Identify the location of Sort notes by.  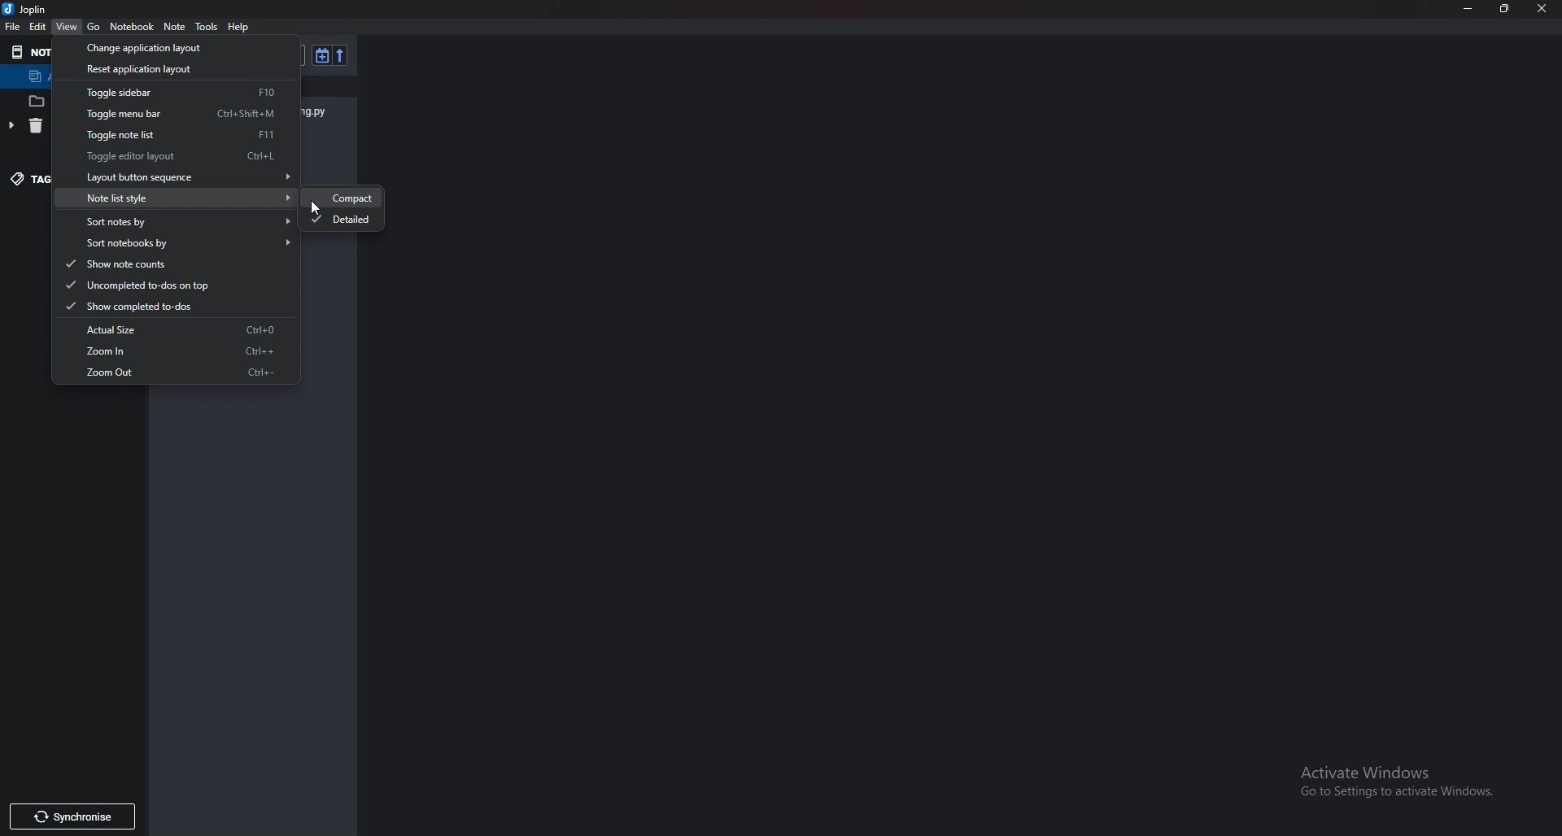
(181, 220).